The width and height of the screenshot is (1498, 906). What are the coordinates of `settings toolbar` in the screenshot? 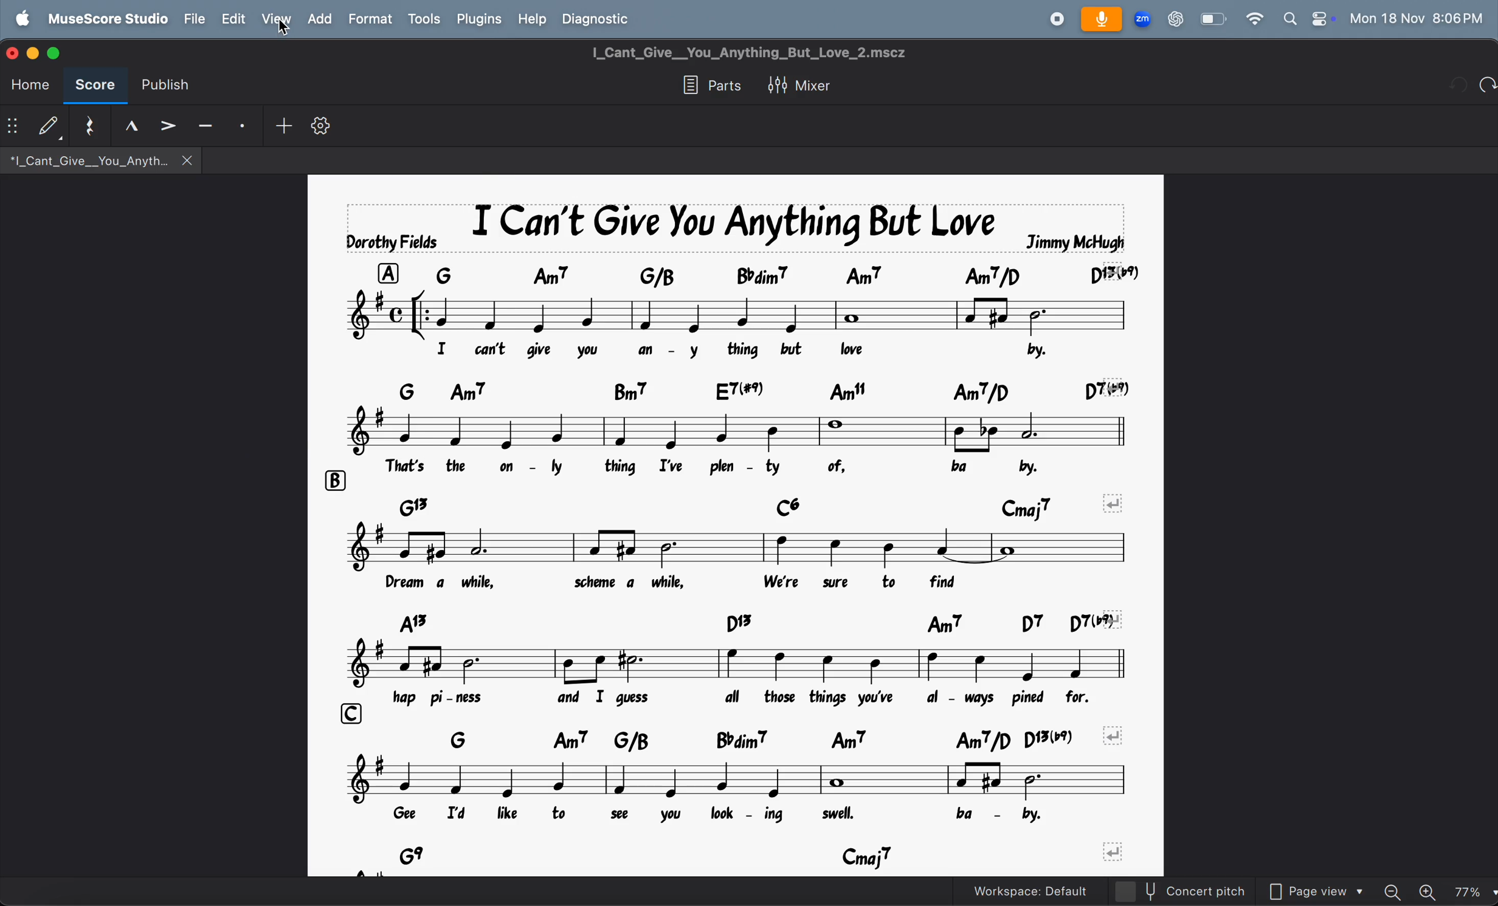 It's located at (324, 123).